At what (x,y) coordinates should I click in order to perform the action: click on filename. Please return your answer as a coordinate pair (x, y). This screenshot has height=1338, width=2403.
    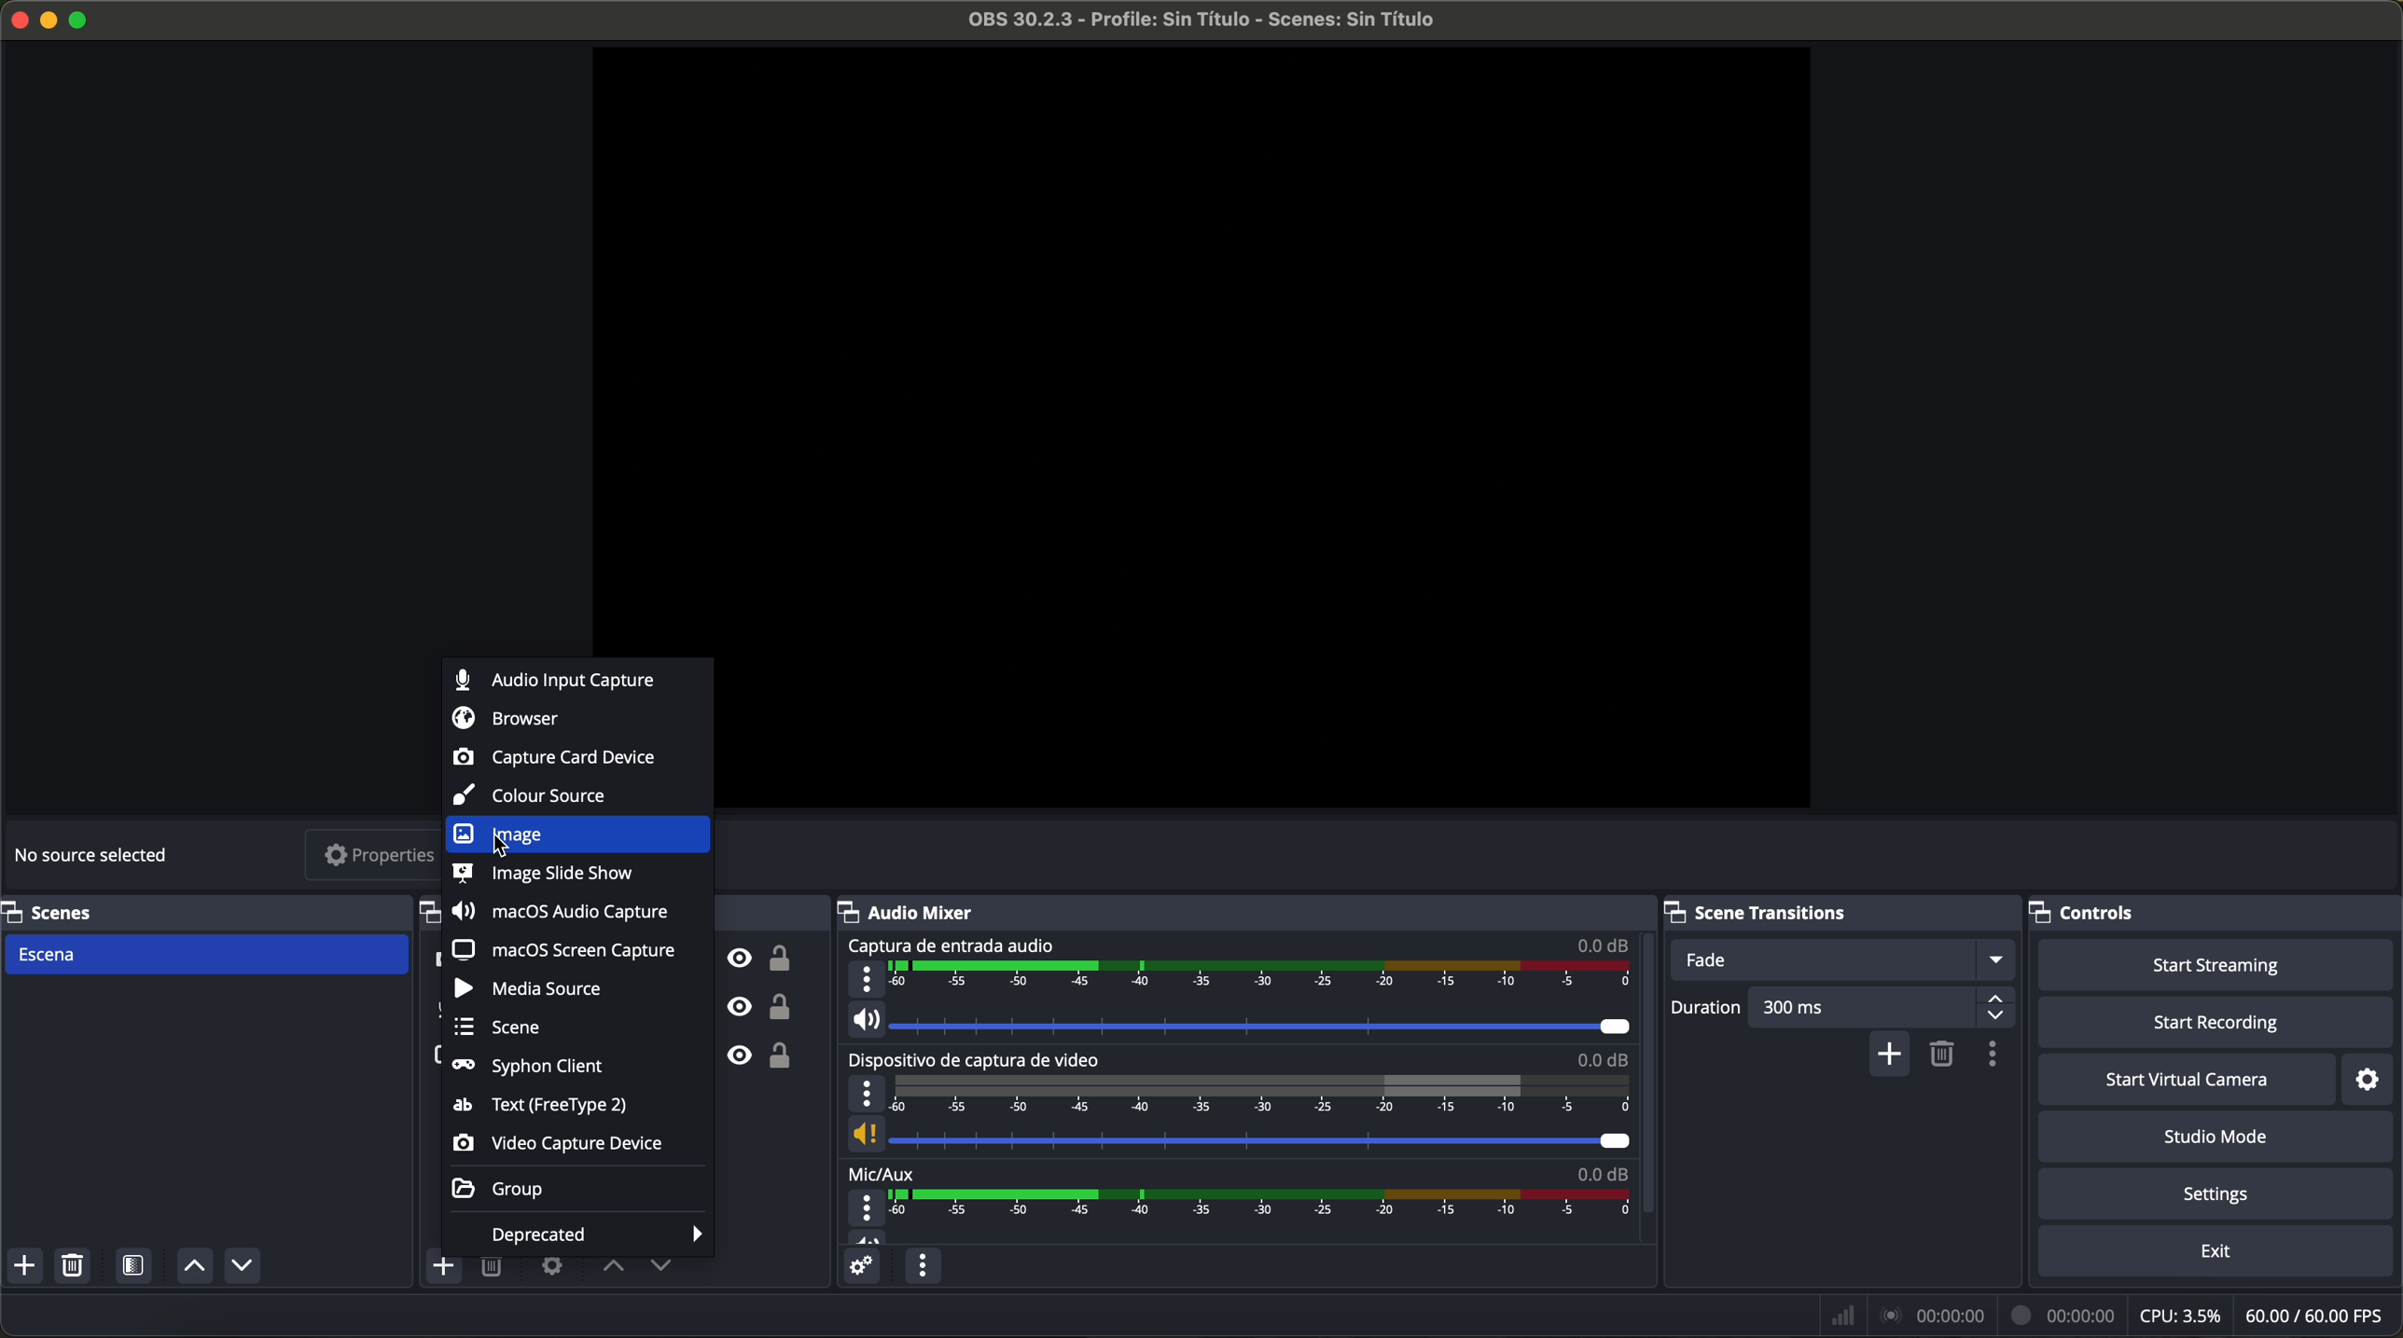
    Looking at the image, I should click on (1204, 20).